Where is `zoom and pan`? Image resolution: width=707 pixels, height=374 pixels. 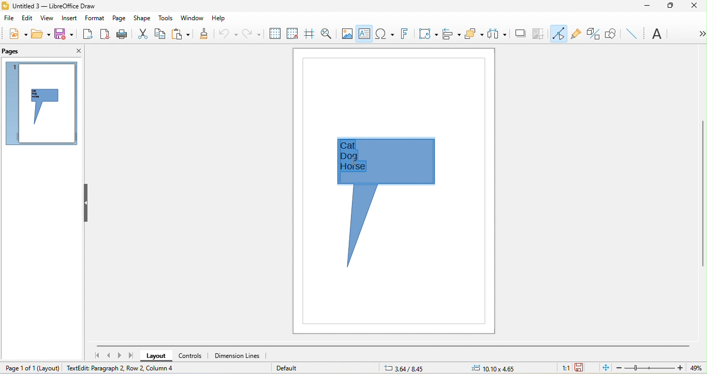 zoom and pan is located at coordinates (328, 34).